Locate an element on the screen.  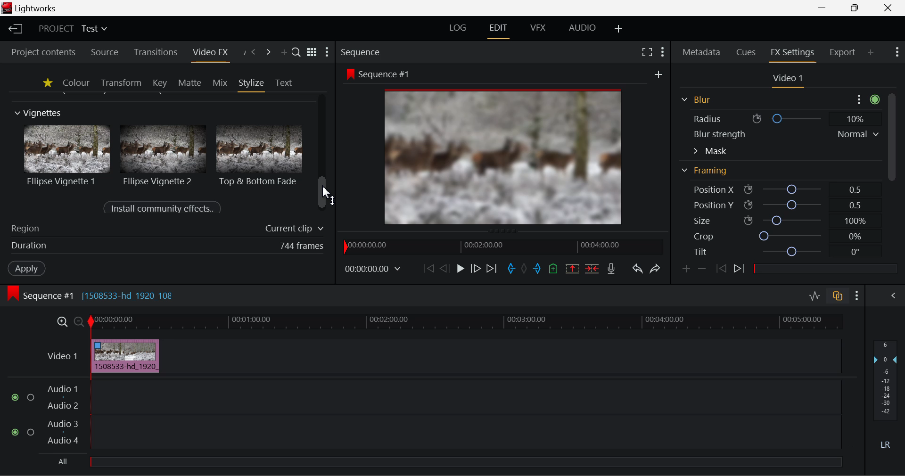
Toggle audio levels editing is located at coordinates (814, 295).